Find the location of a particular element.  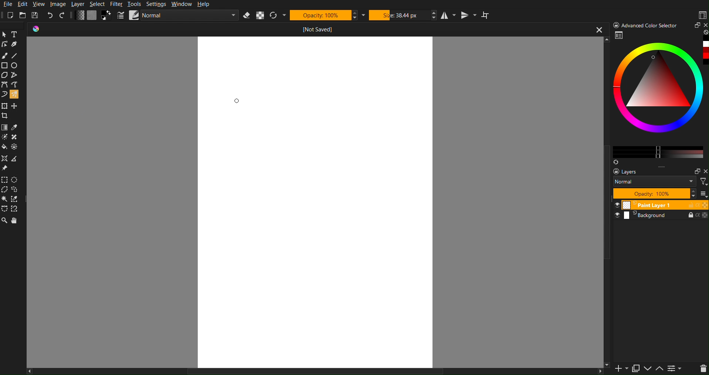

close is located at coordinates (705, 172).